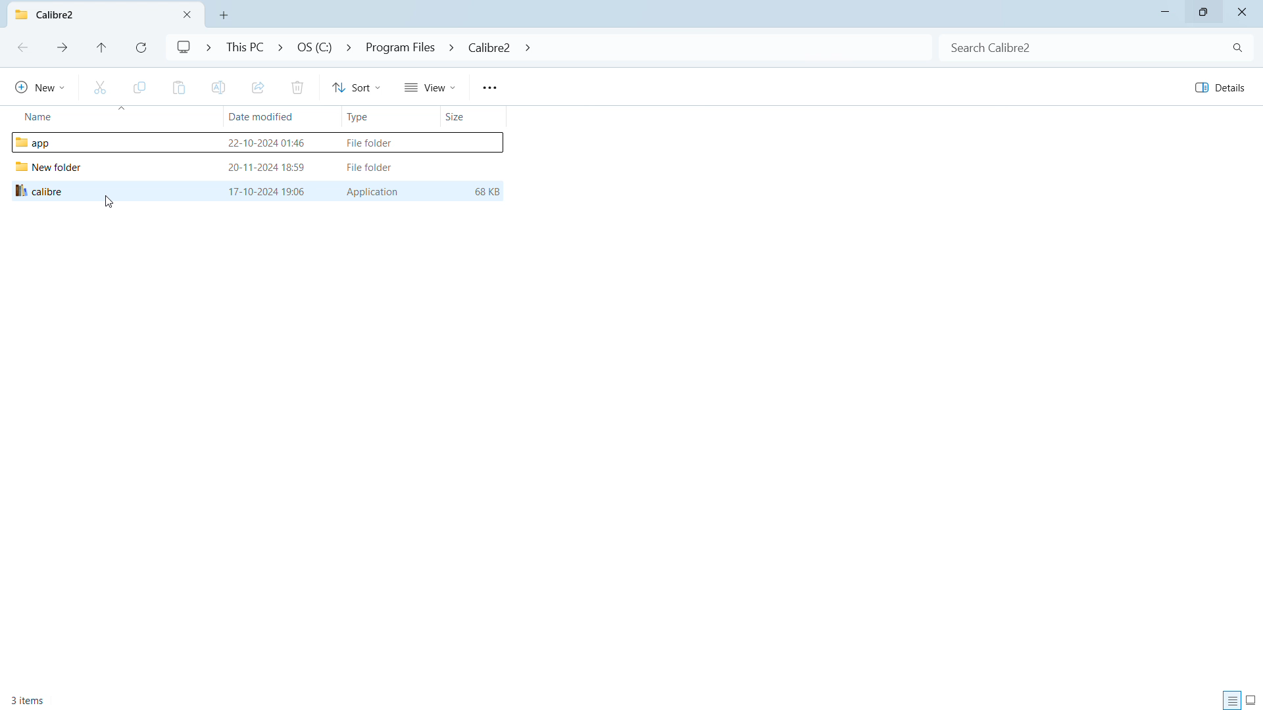 The width and height of the screenshot is (1263, 710). I want to click on Application, so click(374, 192).